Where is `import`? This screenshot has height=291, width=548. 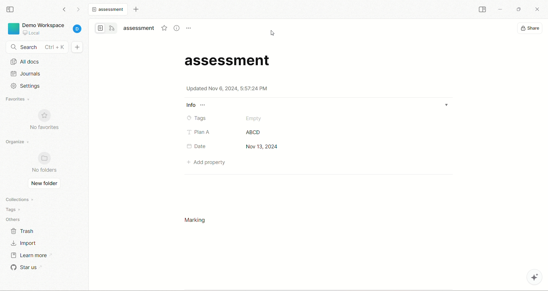 import is located at coordinates (25, 242).